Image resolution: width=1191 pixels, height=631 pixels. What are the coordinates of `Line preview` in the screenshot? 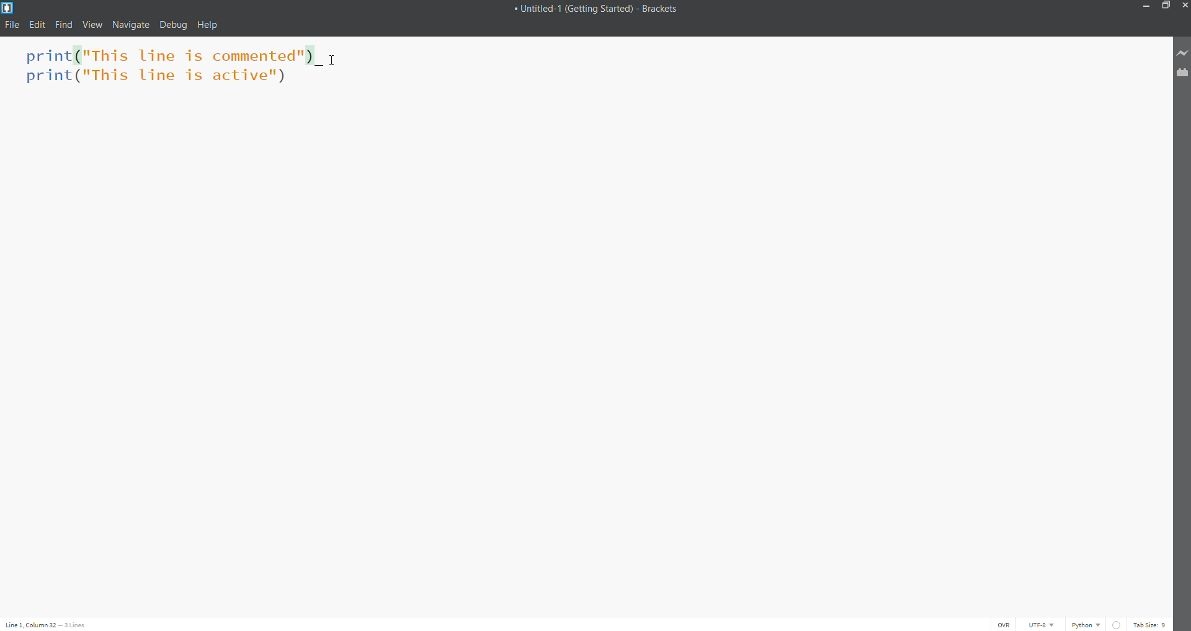 It's located at (1182, 53).